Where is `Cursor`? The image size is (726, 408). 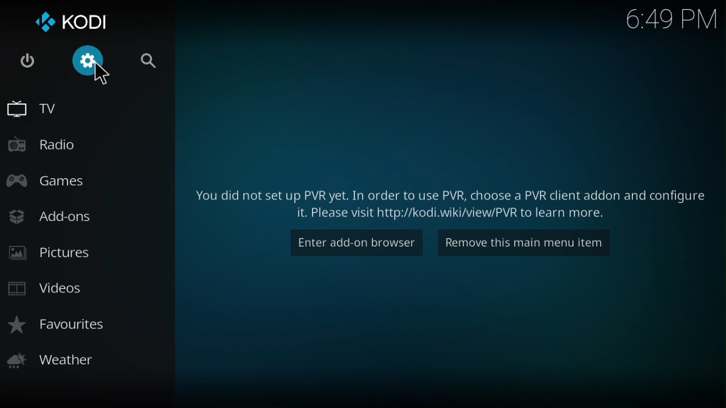
Cursor is located at coordinates (100, 74).